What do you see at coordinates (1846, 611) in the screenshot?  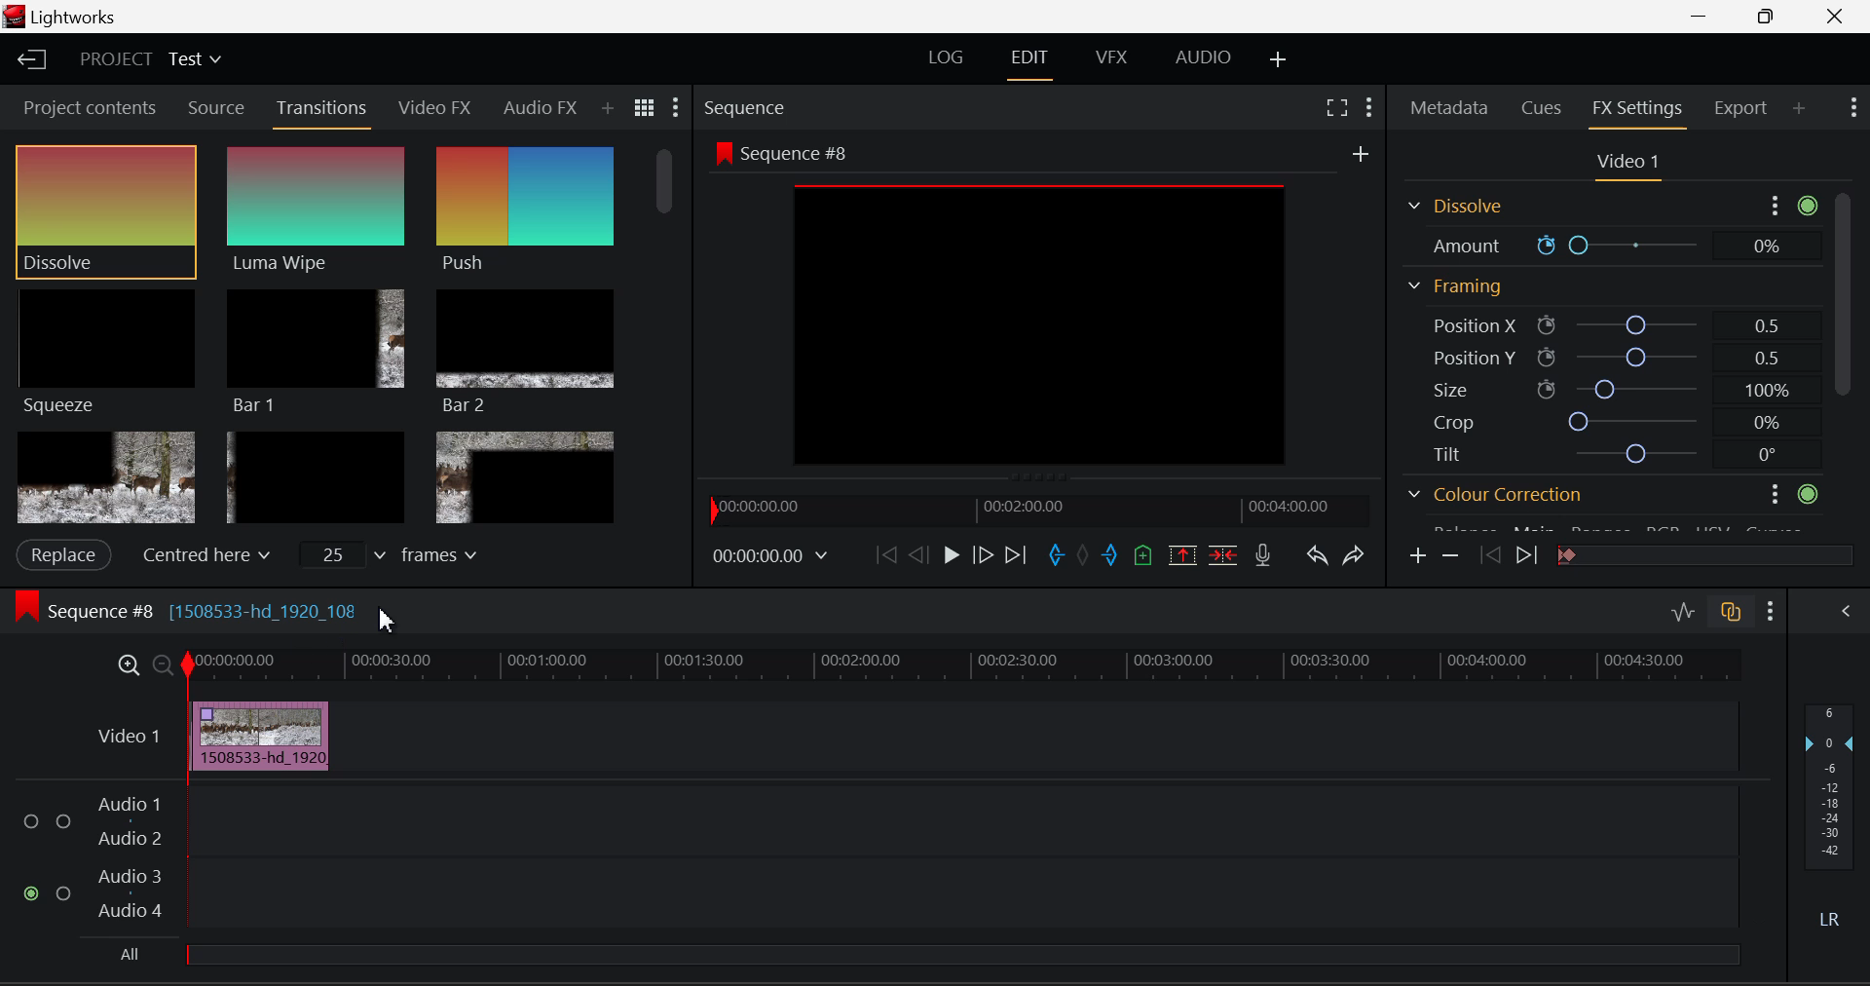 I see `Show Audio Mix` at bounding box center [1846, 611].